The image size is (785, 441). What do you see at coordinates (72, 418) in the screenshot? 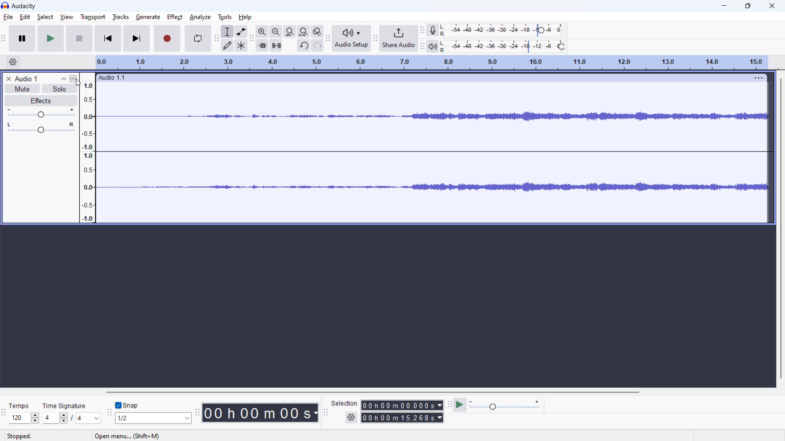
I see `set time signature` at bounding box center [72, 418].